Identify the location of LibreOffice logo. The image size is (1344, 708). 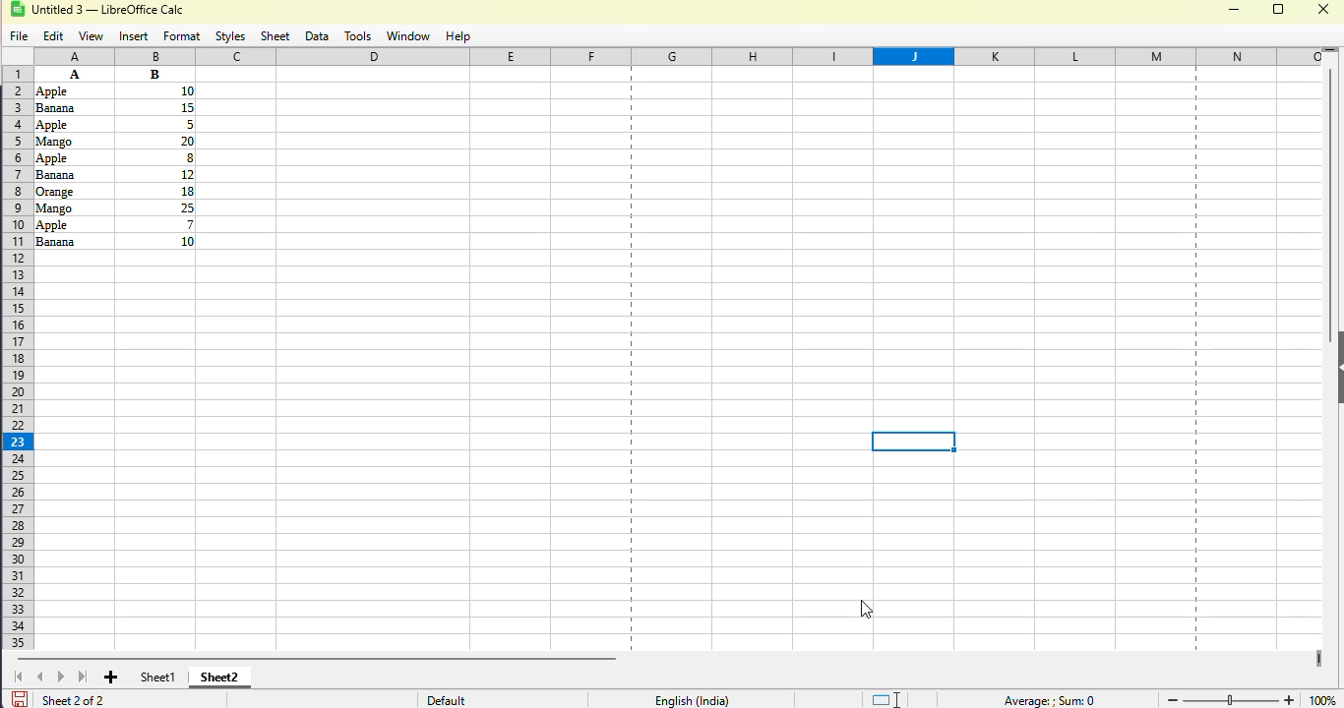
(29, 9).